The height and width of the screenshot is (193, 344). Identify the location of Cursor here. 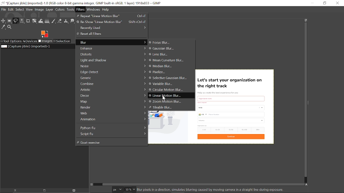
(163, 98).